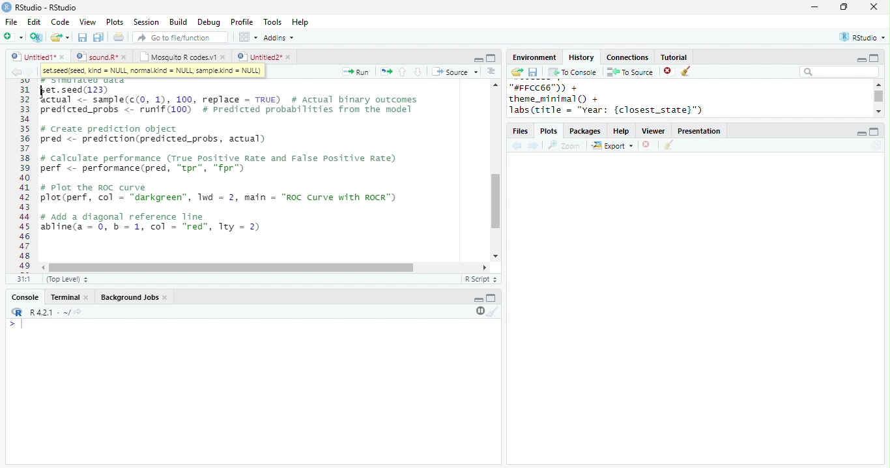  What do you see at coordinates (550, 132) in the screenshot?
I see `Plots` at bounding box center [550, 132].